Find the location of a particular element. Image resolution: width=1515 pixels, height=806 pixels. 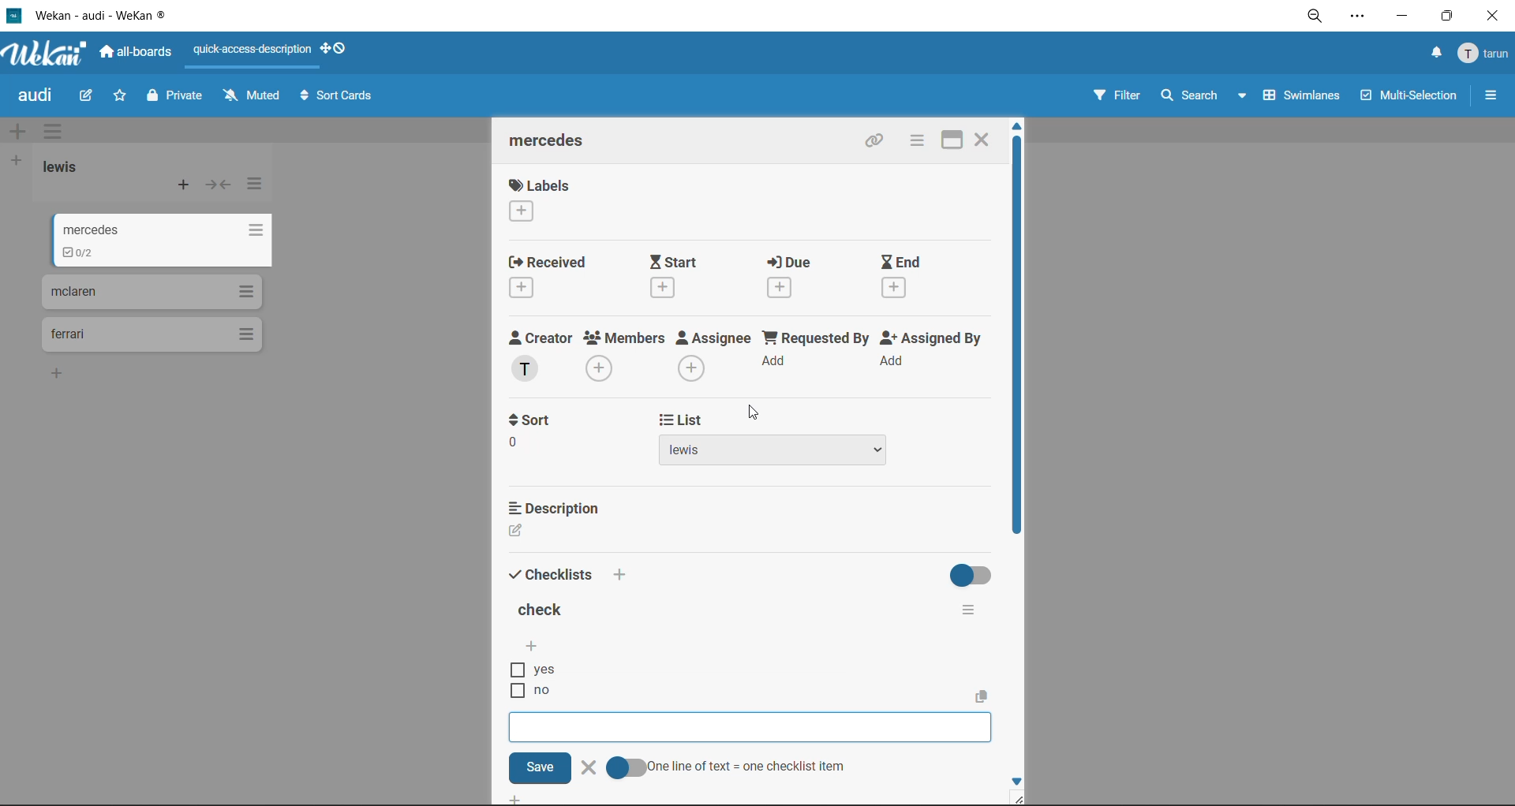

vertical scroll bar is located at coordinates (1016, 350).